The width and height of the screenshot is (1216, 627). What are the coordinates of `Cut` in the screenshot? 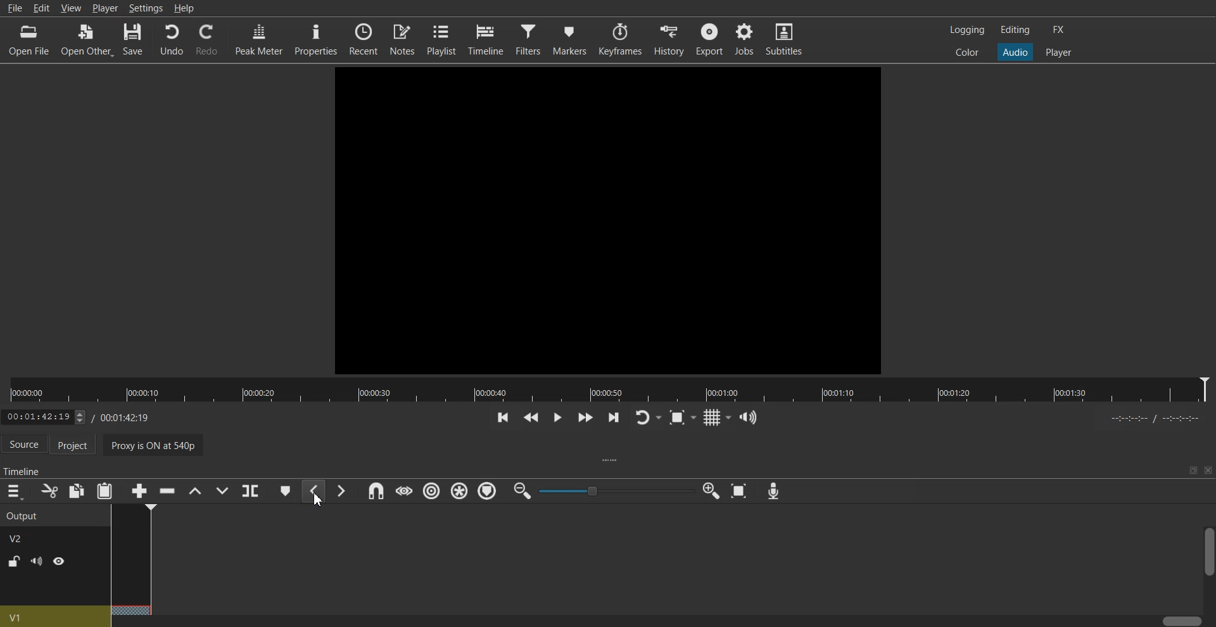 It's located at (48, 491).